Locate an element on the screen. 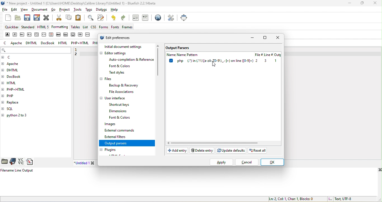 The width and height of the screenshot is (382, 202). close is located at coordinates (277, 38).